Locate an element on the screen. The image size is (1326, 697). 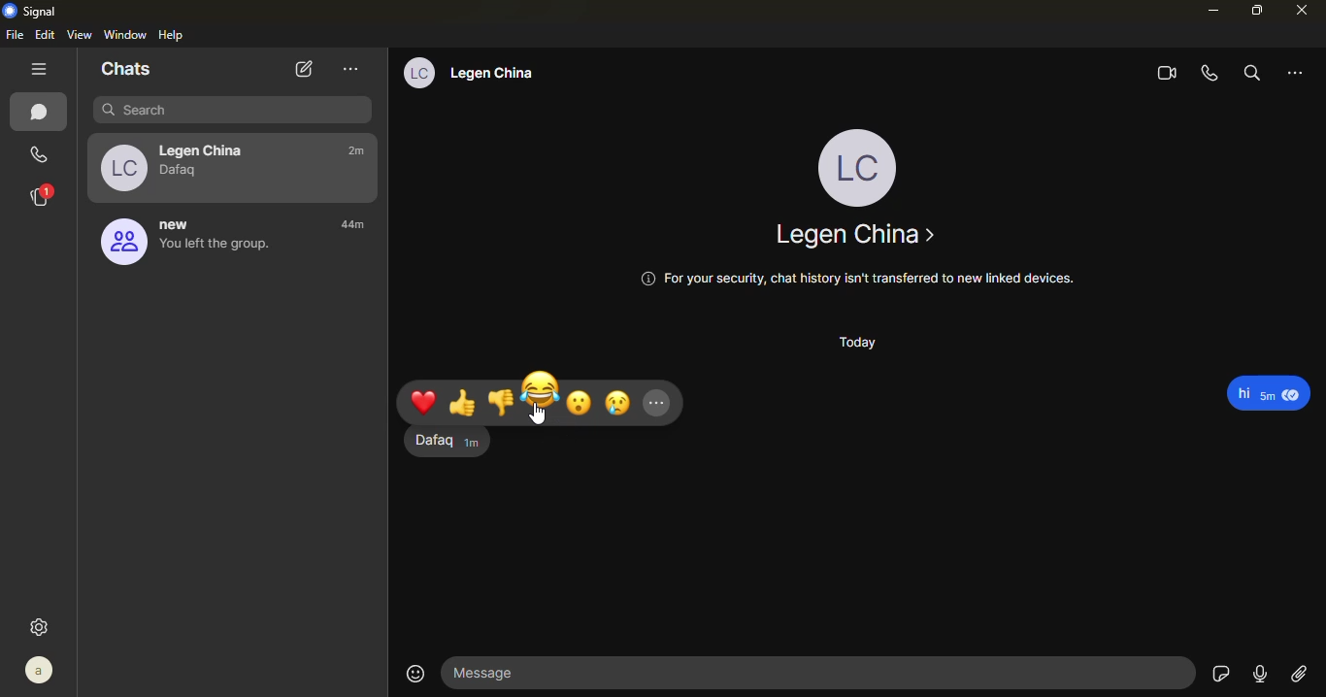
heart is located at coordinates (426, 403).